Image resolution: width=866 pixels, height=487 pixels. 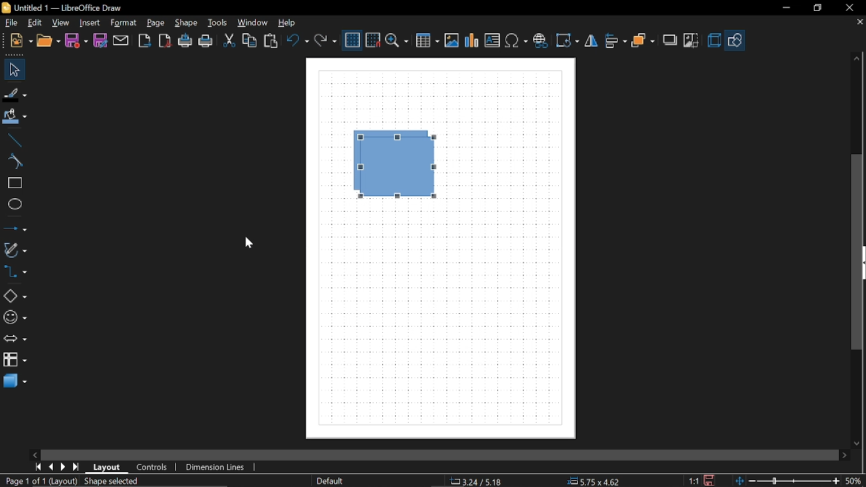 I want to click on Arrange, so click(x=643, y=42).